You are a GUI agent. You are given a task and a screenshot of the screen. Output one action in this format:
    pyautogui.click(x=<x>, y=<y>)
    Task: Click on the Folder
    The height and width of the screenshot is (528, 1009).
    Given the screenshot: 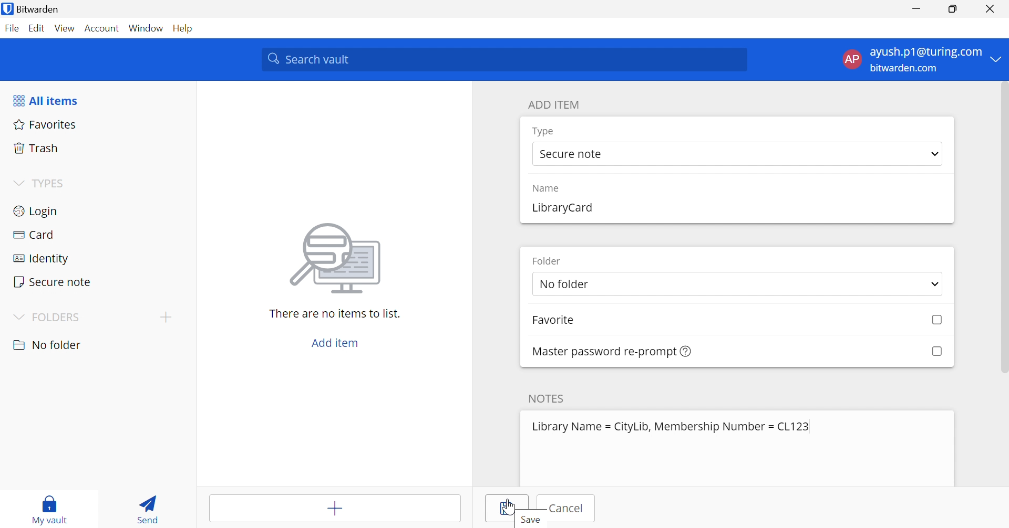 What is the action you would take?
    pyautogui.click(x=547, y=262)
    